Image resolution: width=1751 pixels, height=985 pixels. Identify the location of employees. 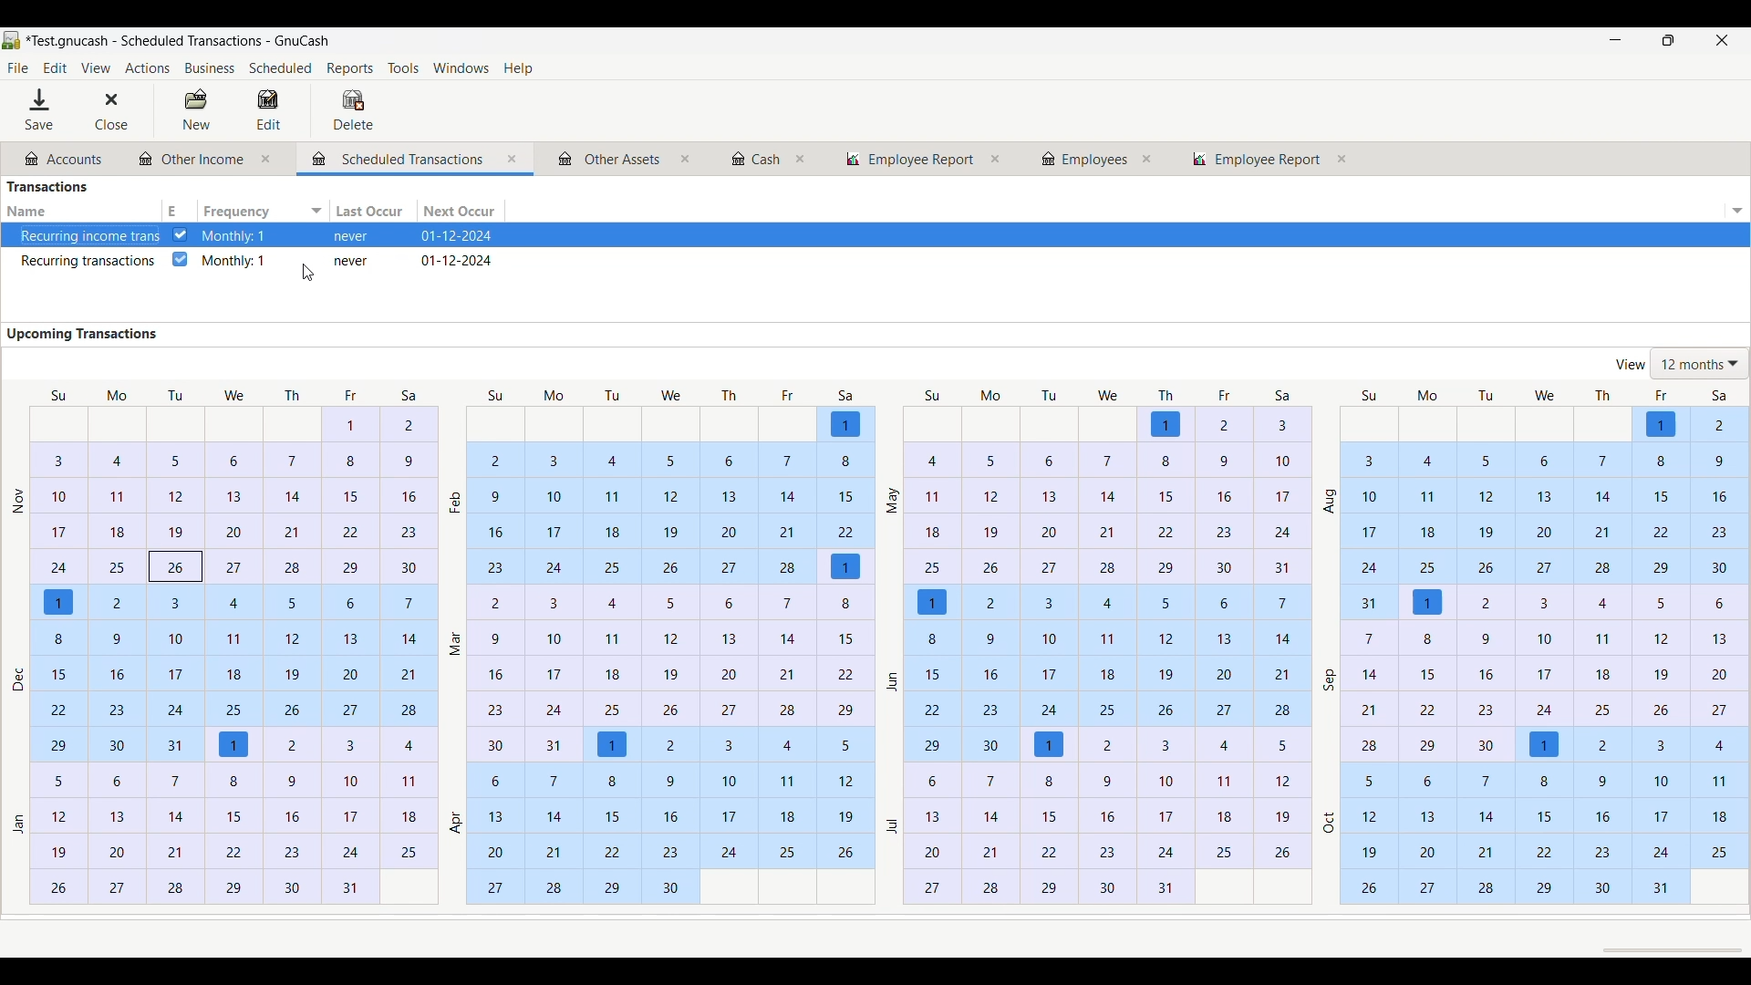
(1085, 159).